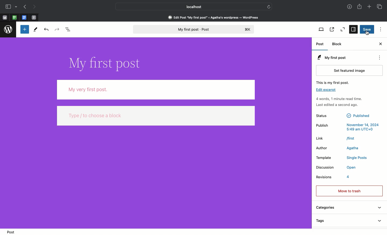 Image resolution: width=387 pixels, height=235 pixels. I want to click on Undo, so click(46, 30).